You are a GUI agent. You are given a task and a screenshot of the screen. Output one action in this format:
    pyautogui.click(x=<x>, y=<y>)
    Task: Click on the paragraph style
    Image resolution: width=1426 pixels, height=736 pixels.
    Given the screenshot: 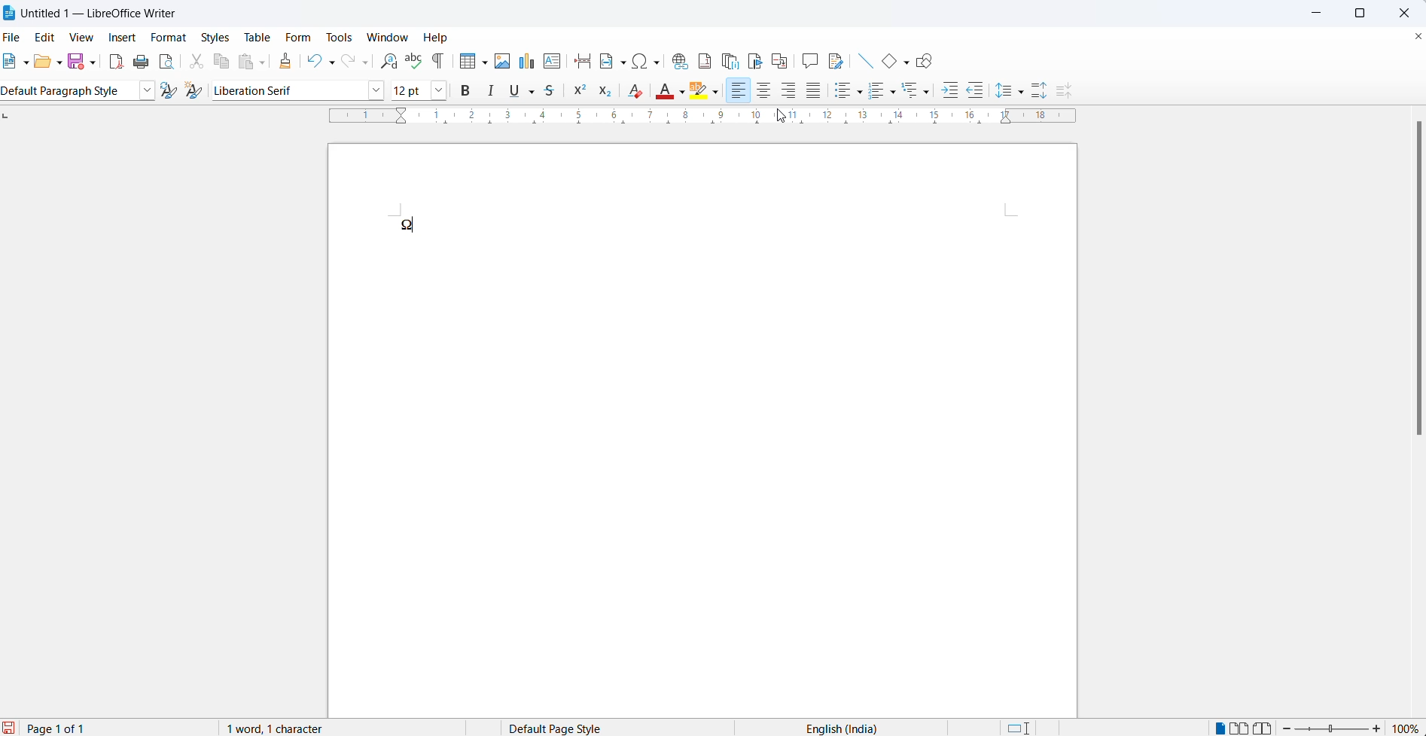 What is the action you would take?
    pyautogui.click(x=64, y=92)
    